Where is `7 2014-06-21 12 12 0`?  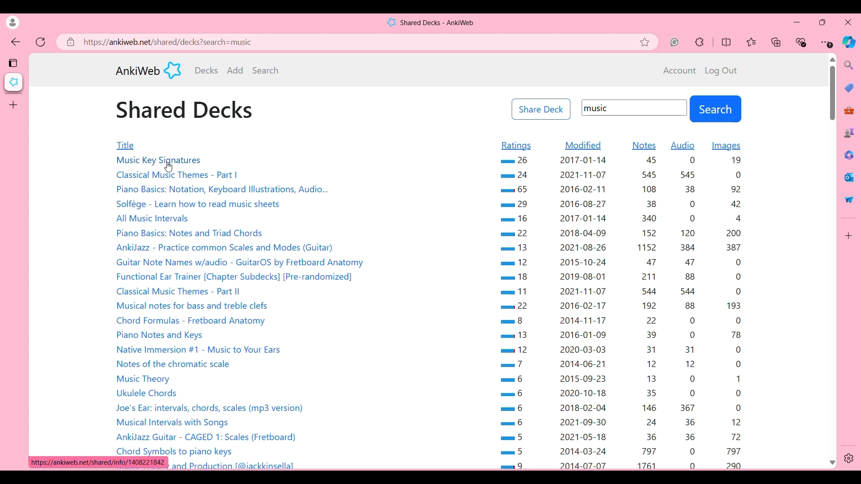 7 2014-06-21 12 12 0 is located at coordinates (625, 364).